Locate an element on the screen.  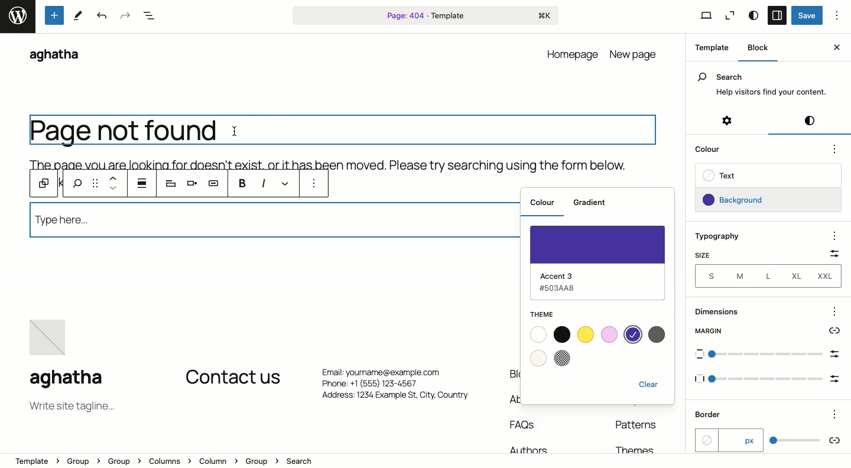
options is located at coordinates (834, 312).